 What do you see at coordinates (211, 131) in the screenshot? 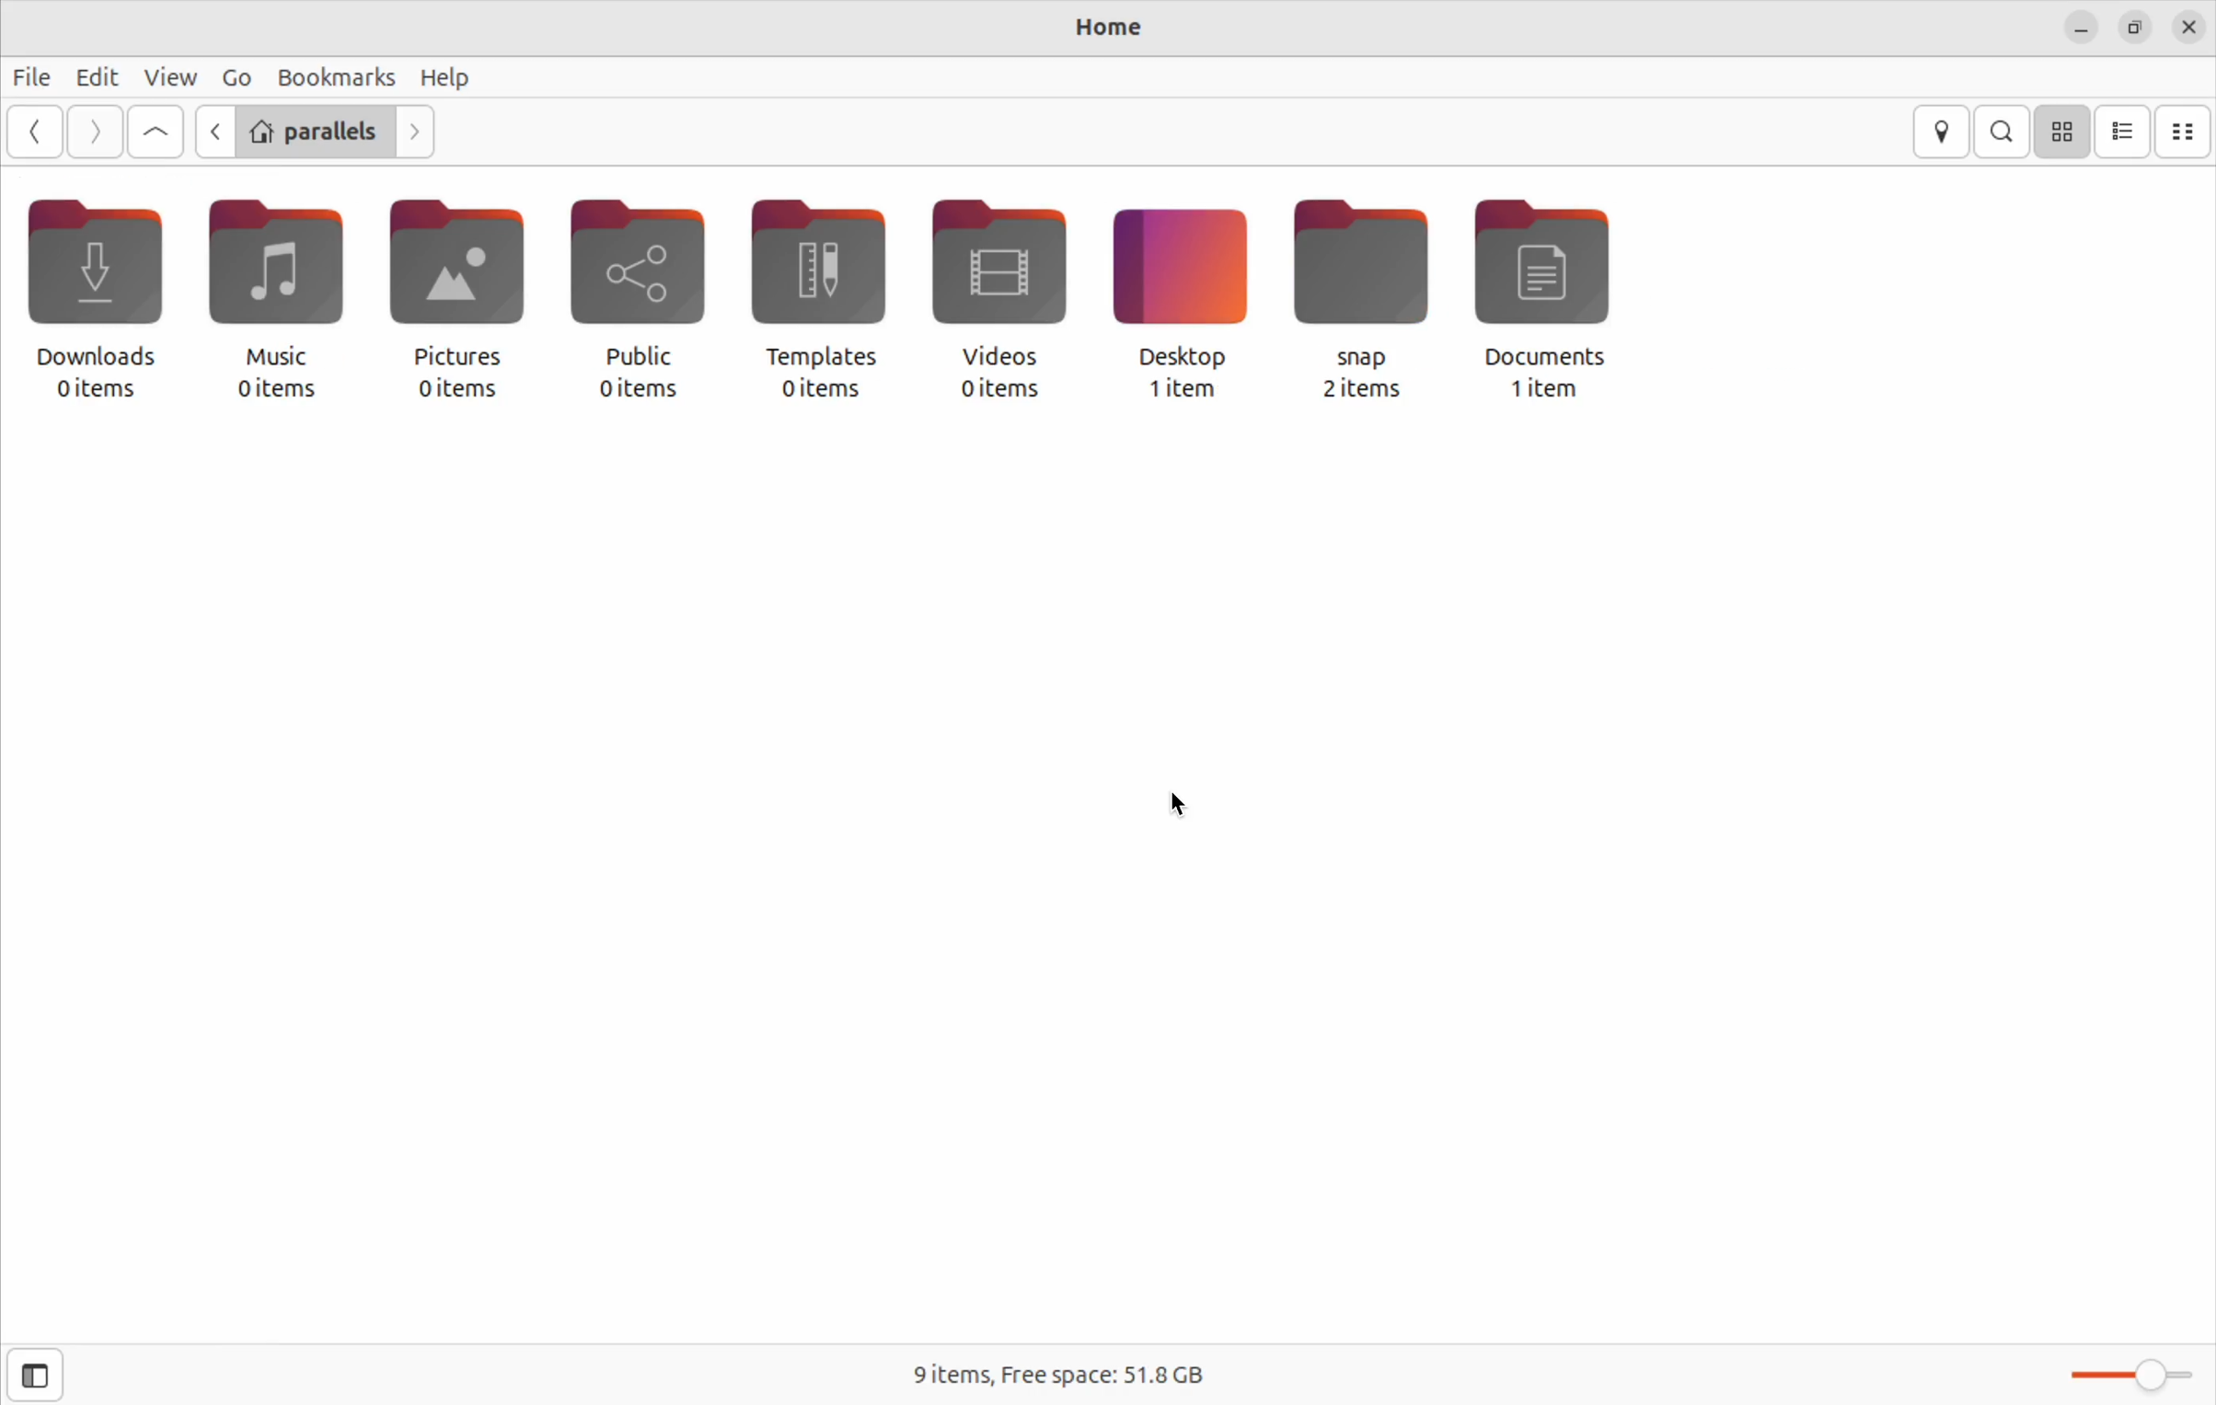
I see `go back` at bounding box center [211, 131].